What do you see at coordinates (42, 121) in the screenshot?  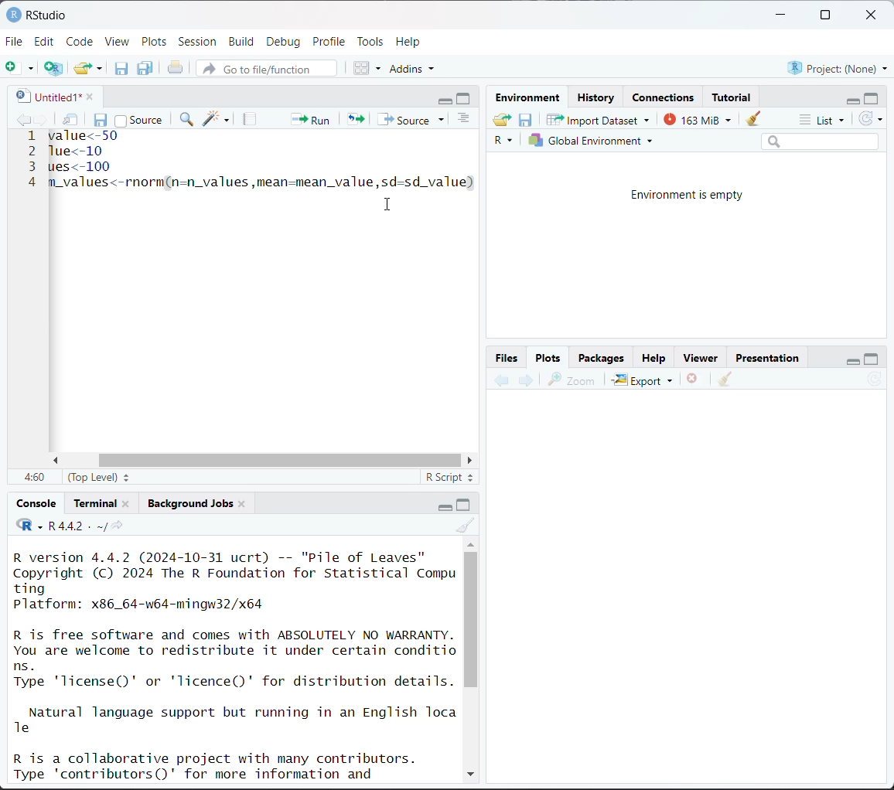 I see `go forward to next source location` at bounding box center [42, 121].